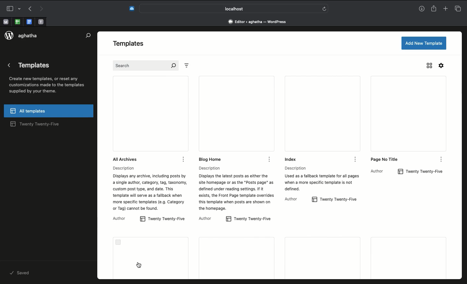 This screenshot has width=467, height=284. Describe the element at coordinates (334, 200) in the screenshot. I see `twenty twenty-five` at that location.